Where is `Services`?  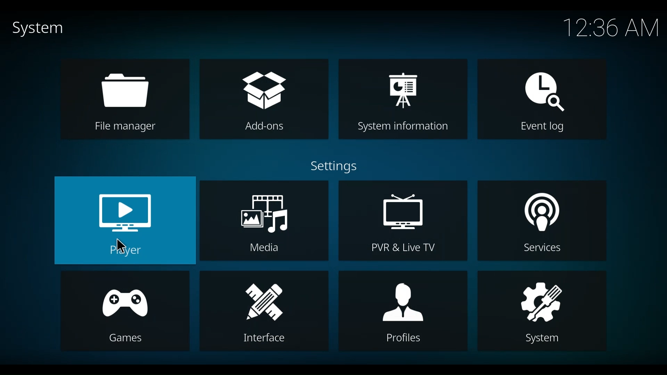
Services is located at coordinates (541, 220).